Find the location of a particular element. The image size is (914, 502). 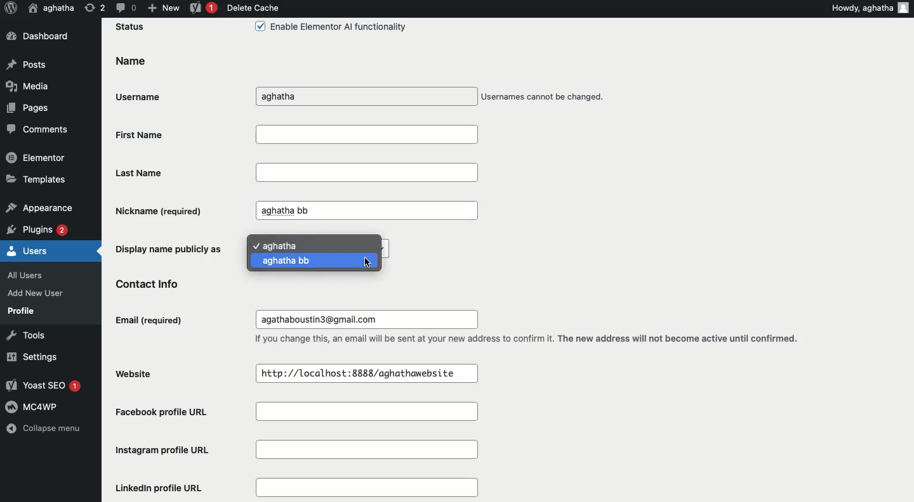

LinkedIn profile URL is located at coordinates (296, 487).